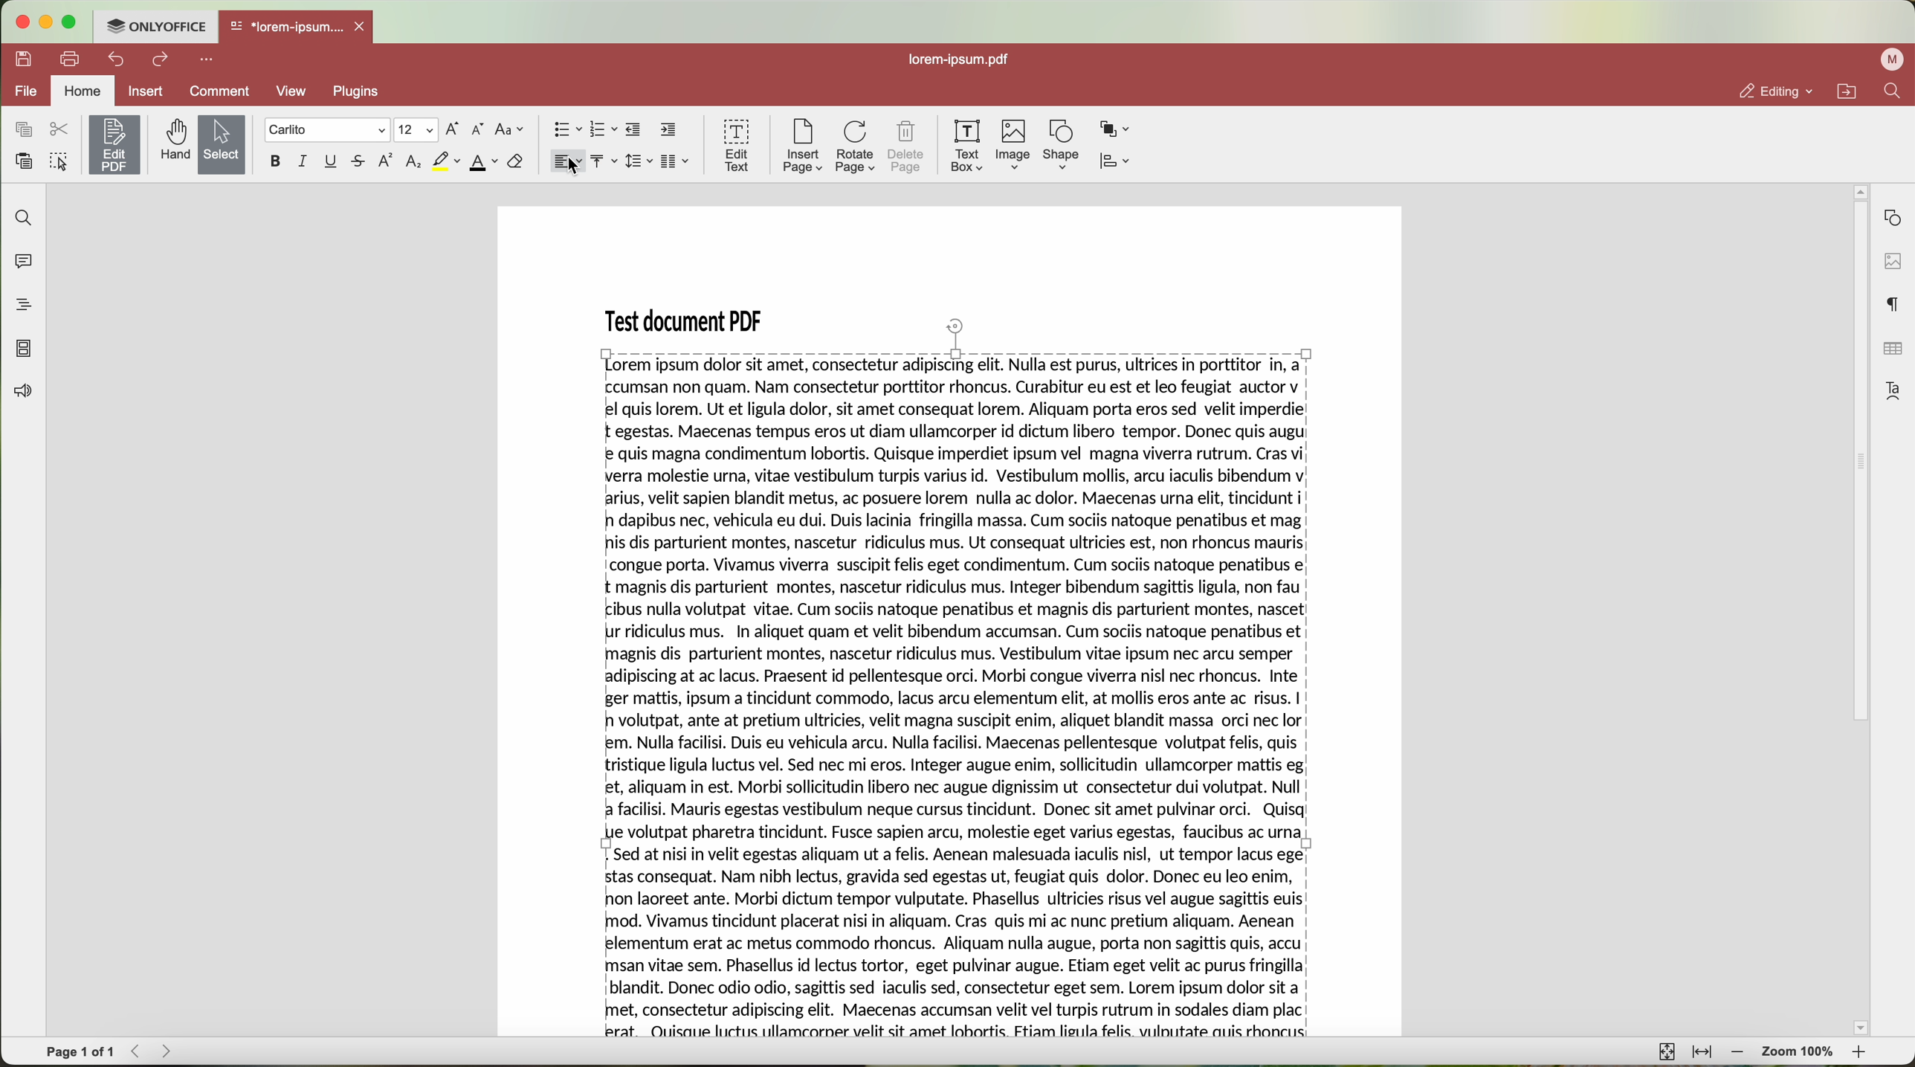  What do you see at coordinates (967, 147) in the screenshot?
I see `text box` at bounding box center [967, 147].